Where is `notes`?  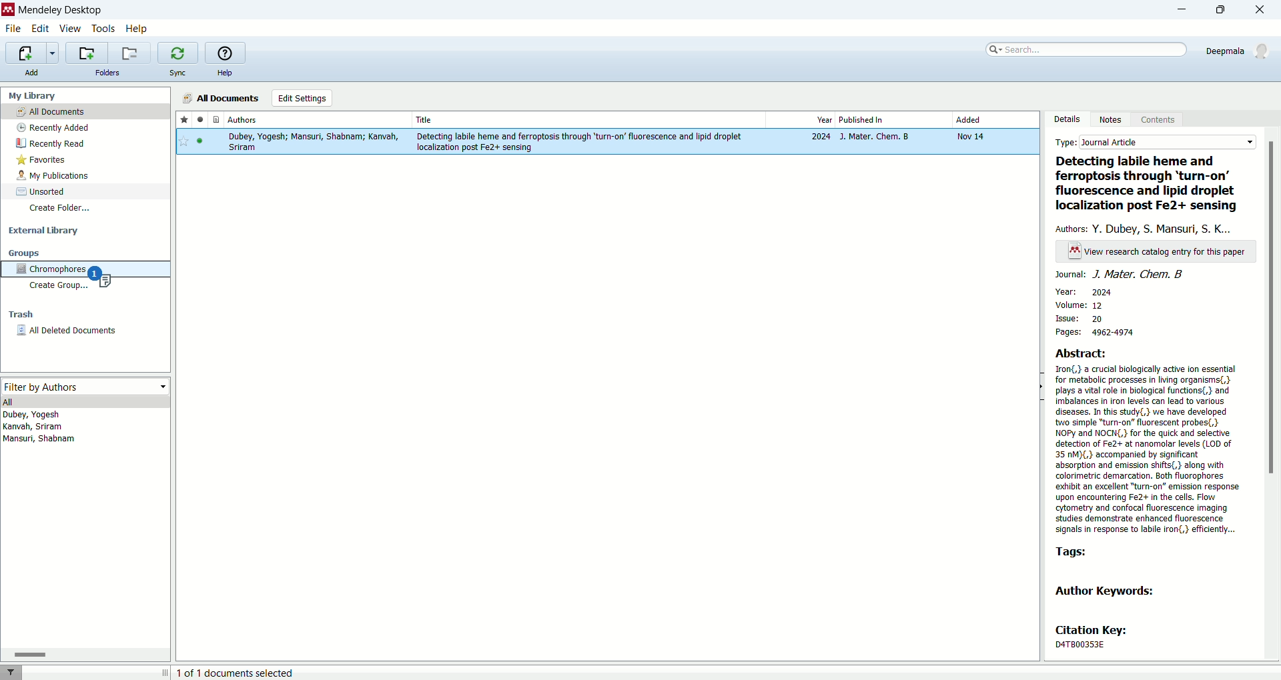 notes is located at coordinates (1114, 120).